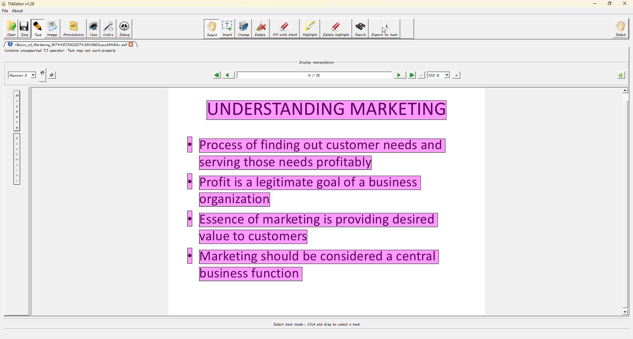 This screenshot has width=633, height=339. I want to click on change, so click(243, 29).